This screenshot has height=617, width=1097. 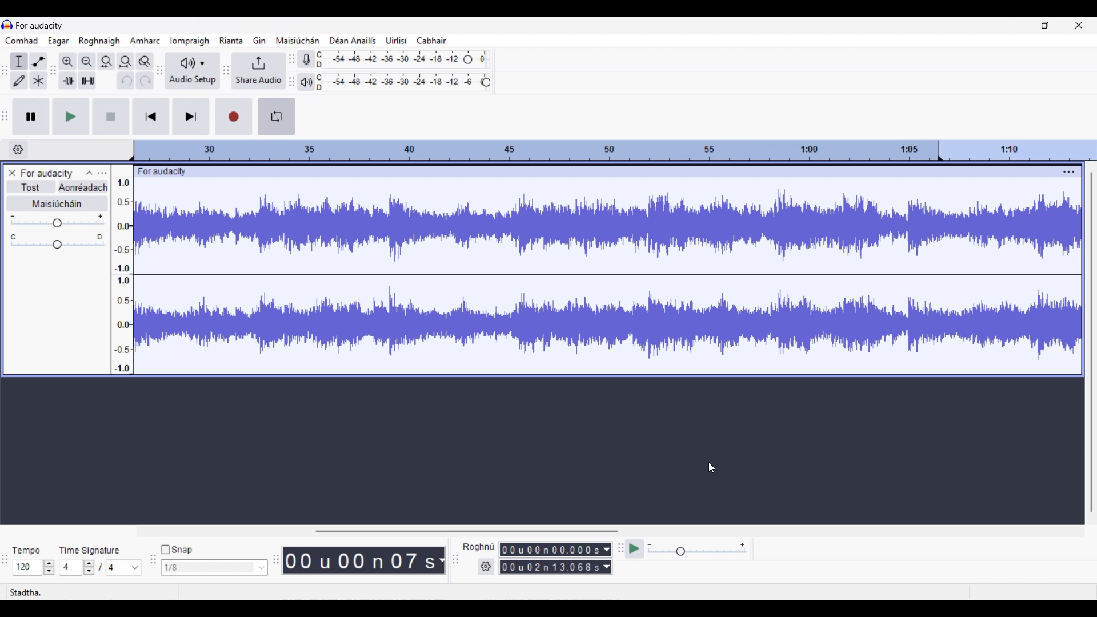 What do you see at coordinates (177, 550) in the screenshot?
I see `Snap toggle` at bounding box center [177, 550].